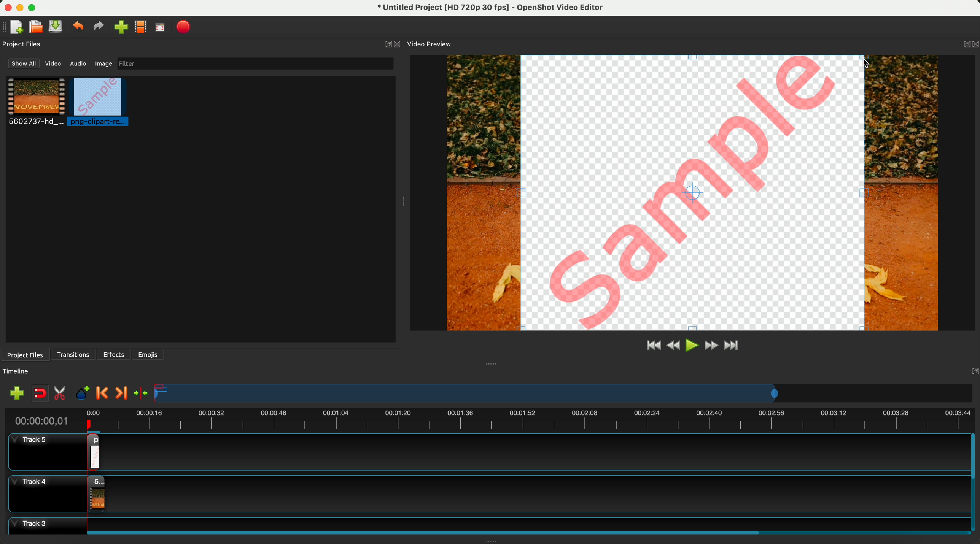 Image resolution: width=980 pixels, height=544 pixels. What do you see at coordinates (393, 44) in the screenshot?
I see `close` at bounding box center [393, 44].